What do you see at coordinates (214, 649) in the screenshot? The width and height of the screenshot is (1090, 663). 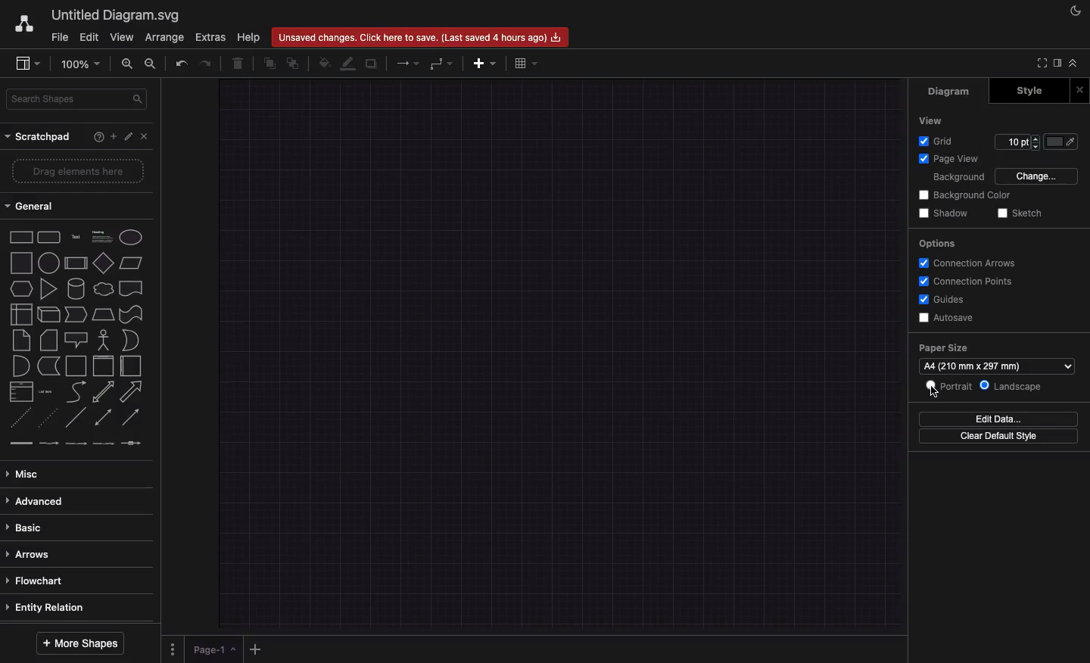 I see `Page 1` at bounding box center [214, 649].